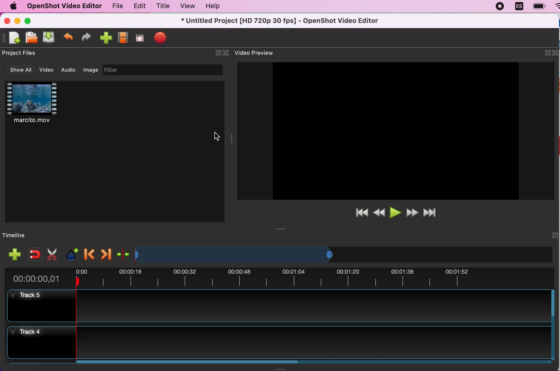 This screenshot has height=371, width=560. What do you see at coordinates (13, 255) in the screenshot?
I see `add track` at bounding box center [13, 255].